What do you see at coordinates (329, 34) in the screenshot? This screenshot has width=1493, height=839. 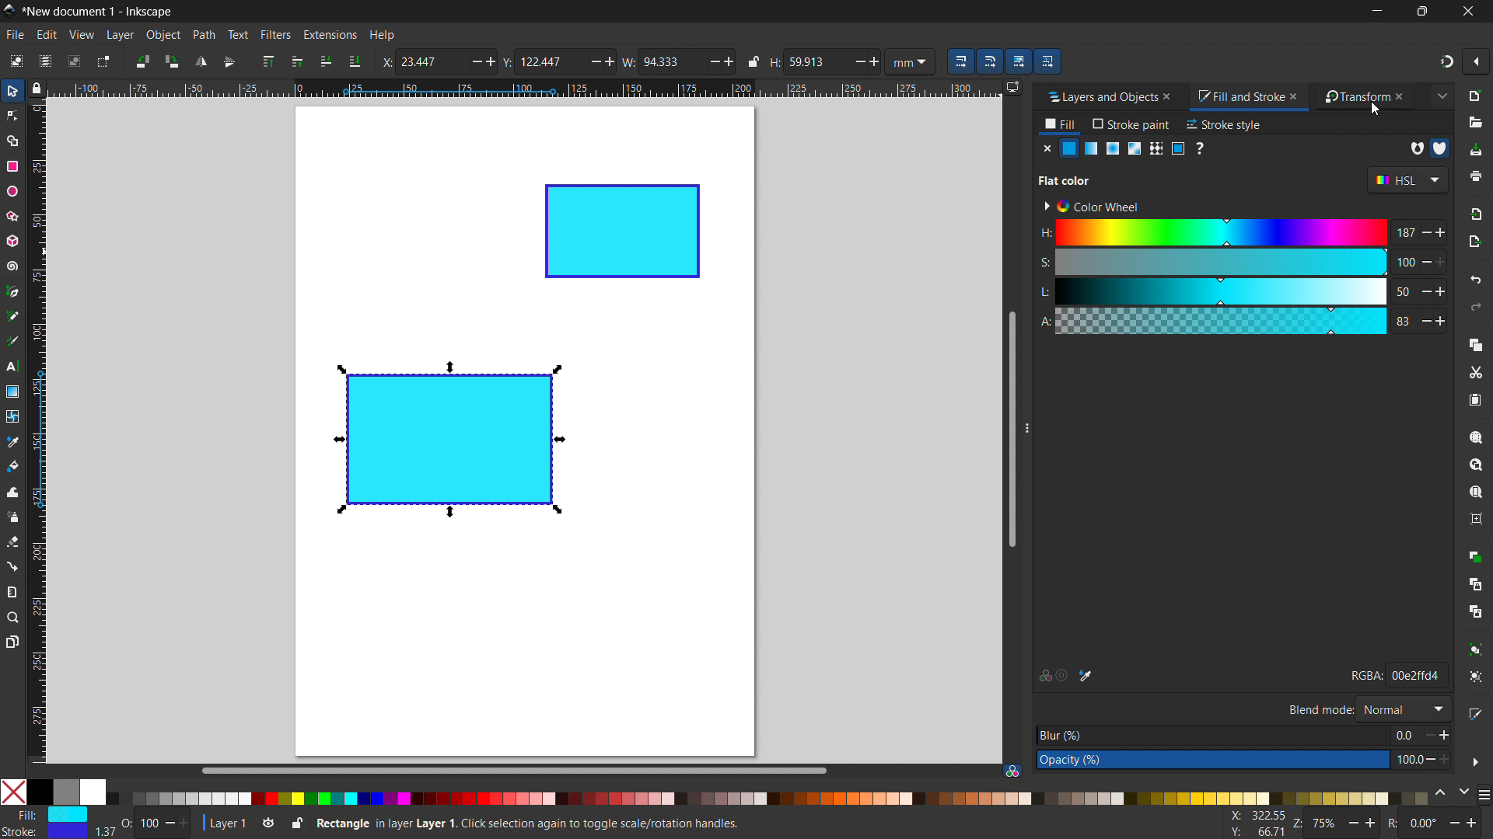 I see `extensions` at bounding box center [329, 34].